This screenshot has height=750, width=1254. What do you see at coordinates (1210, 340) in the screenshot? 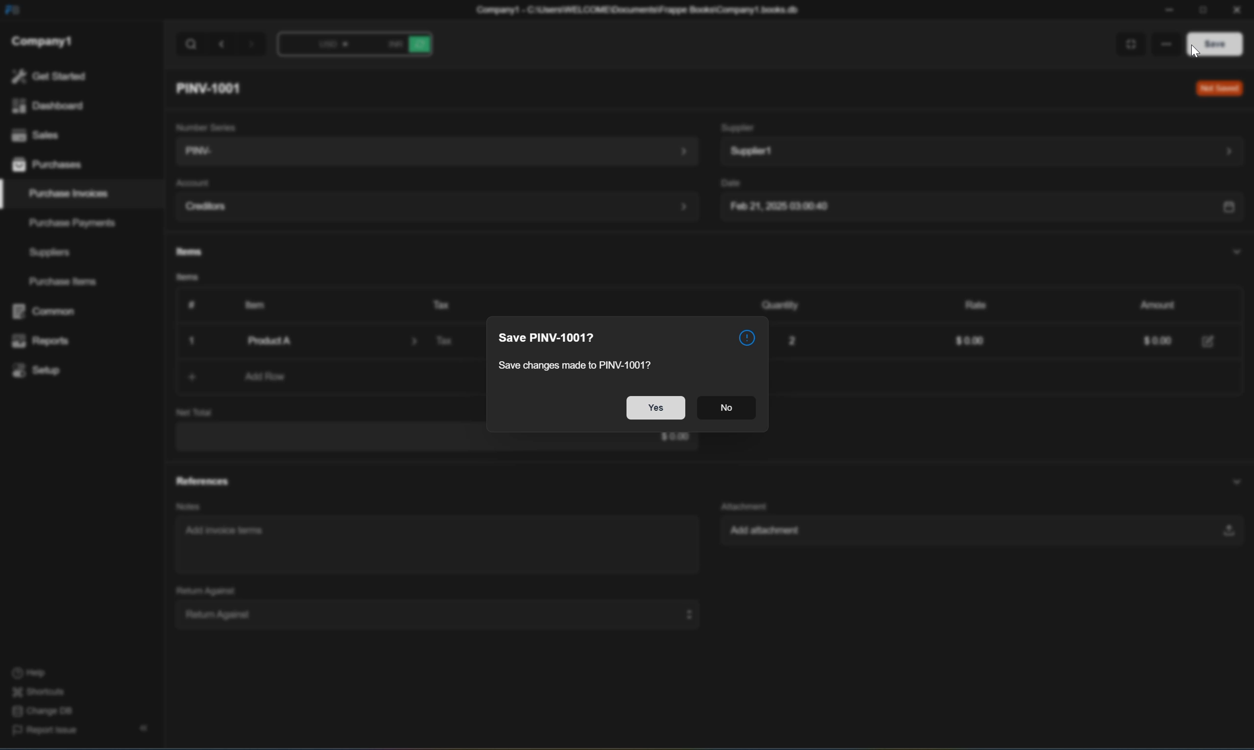
I see `Edit` at bounding box center [1210, 340].